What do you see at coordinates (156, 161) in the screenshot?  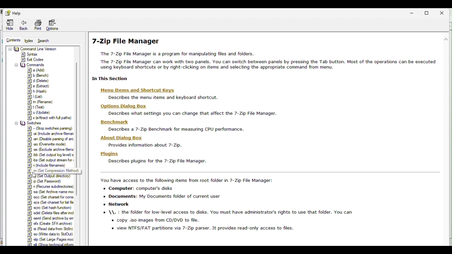 I see `description text` at bounding box center [156, 161].